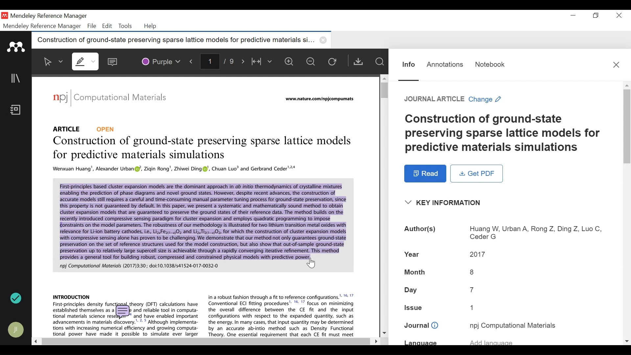  Describe the element at coordinates (415, 273) in the screenshot. I see `Month` at that location.